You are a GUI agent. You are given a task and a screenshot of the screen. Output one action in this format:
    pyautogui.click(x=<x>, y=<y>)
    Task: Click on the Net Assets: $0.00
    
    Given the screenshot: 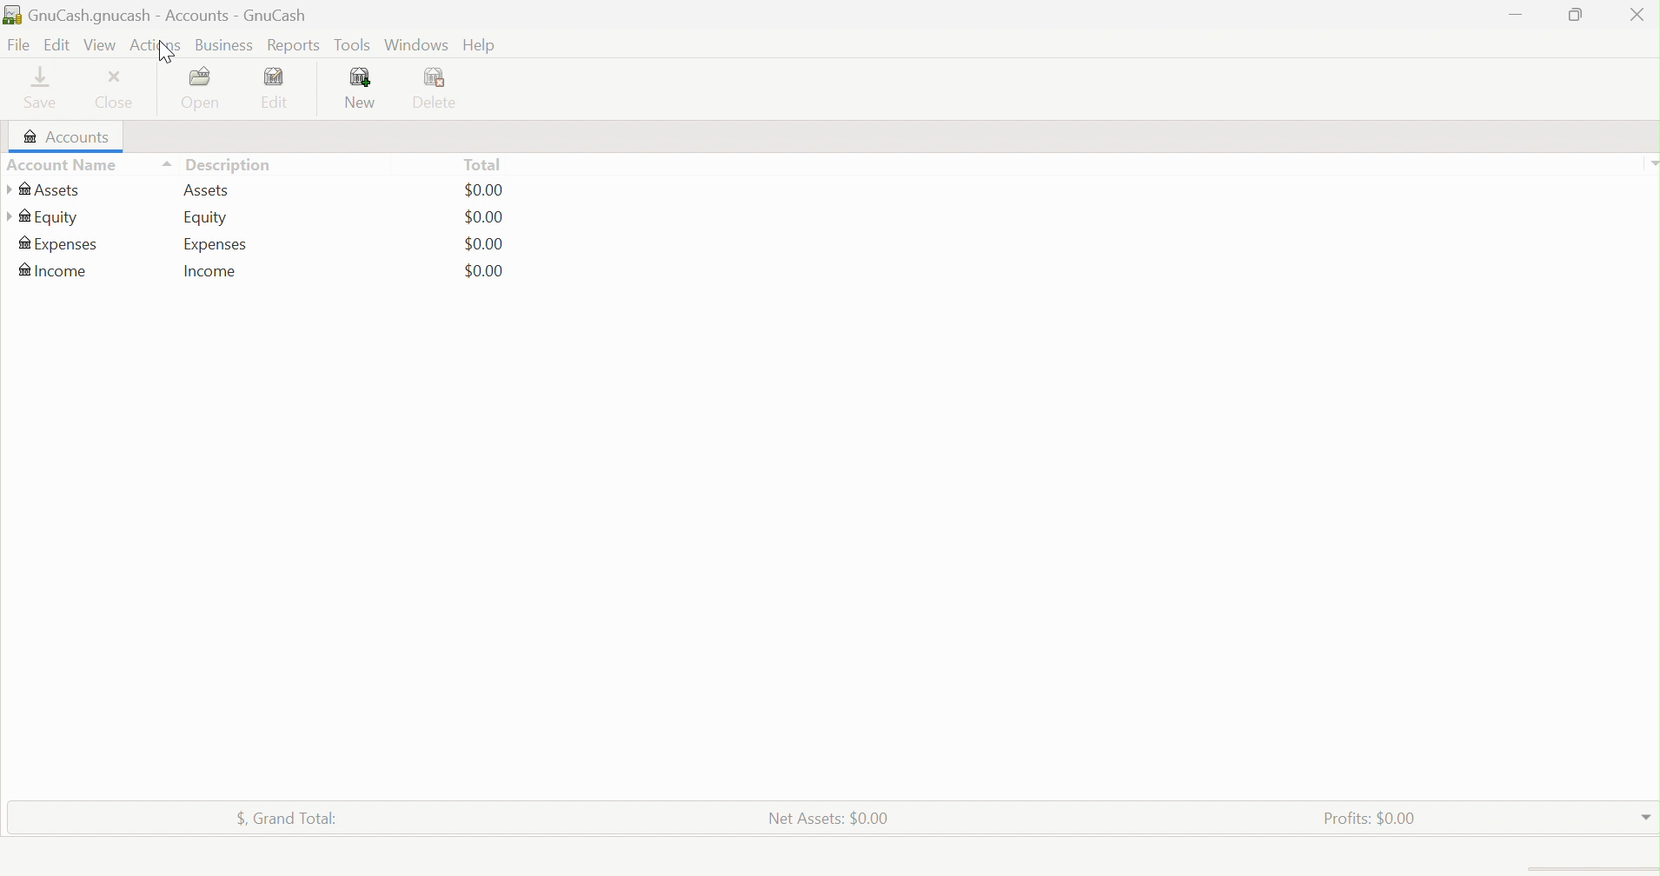 What is the action you would take?
    pyautogui.click(x=828, y=817)
    